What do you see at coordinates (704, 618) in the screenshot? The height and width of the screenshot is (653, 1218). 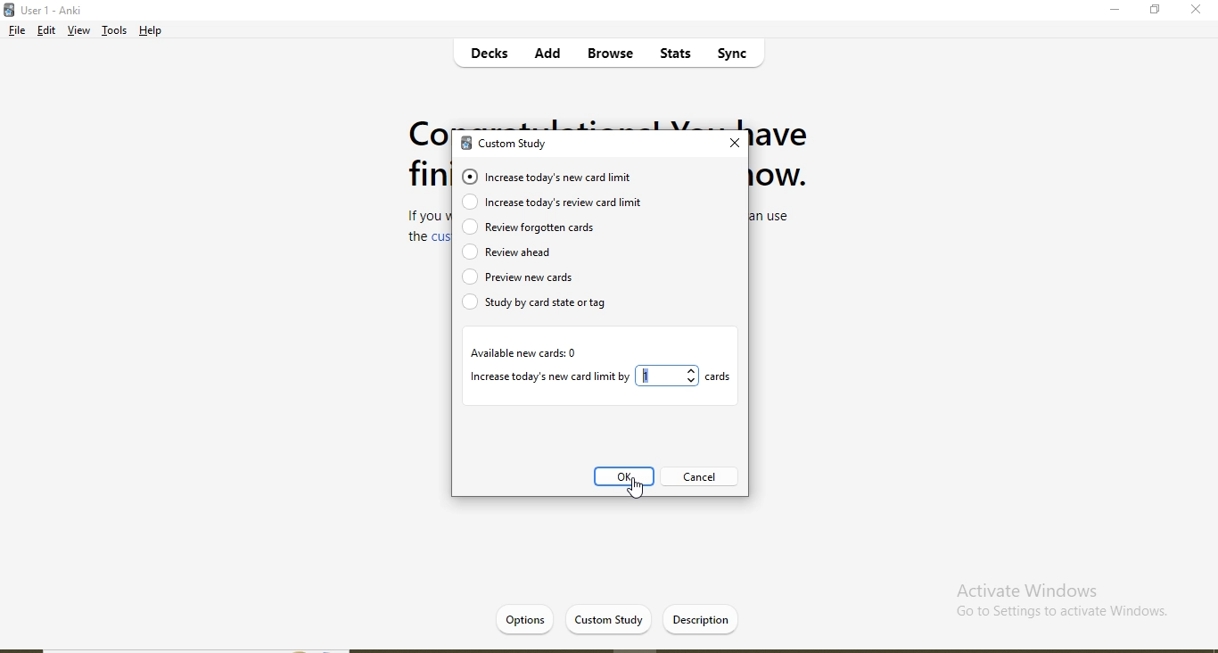 I see `import file` at bounding box center [704, 618].